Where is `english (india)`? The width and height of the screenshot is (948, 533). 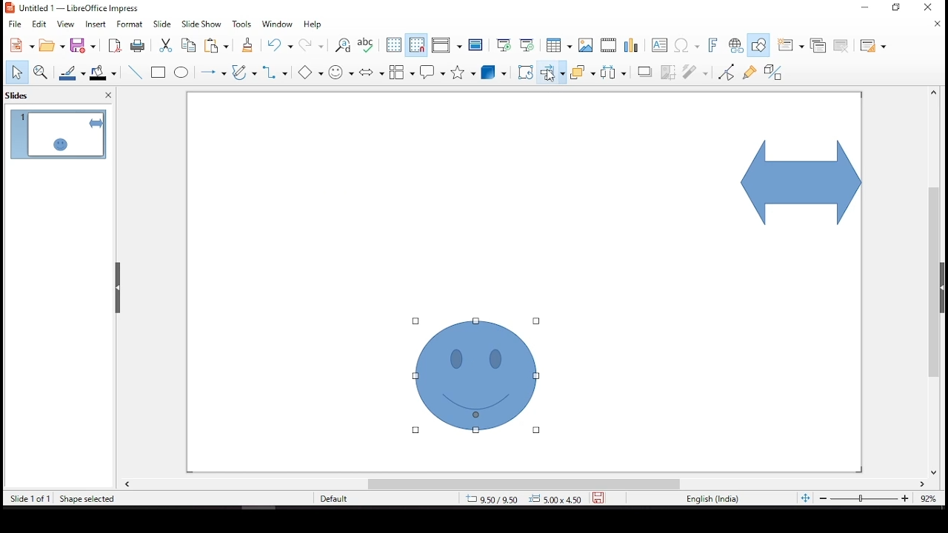 english (india) is located at coordinates (712, 497).